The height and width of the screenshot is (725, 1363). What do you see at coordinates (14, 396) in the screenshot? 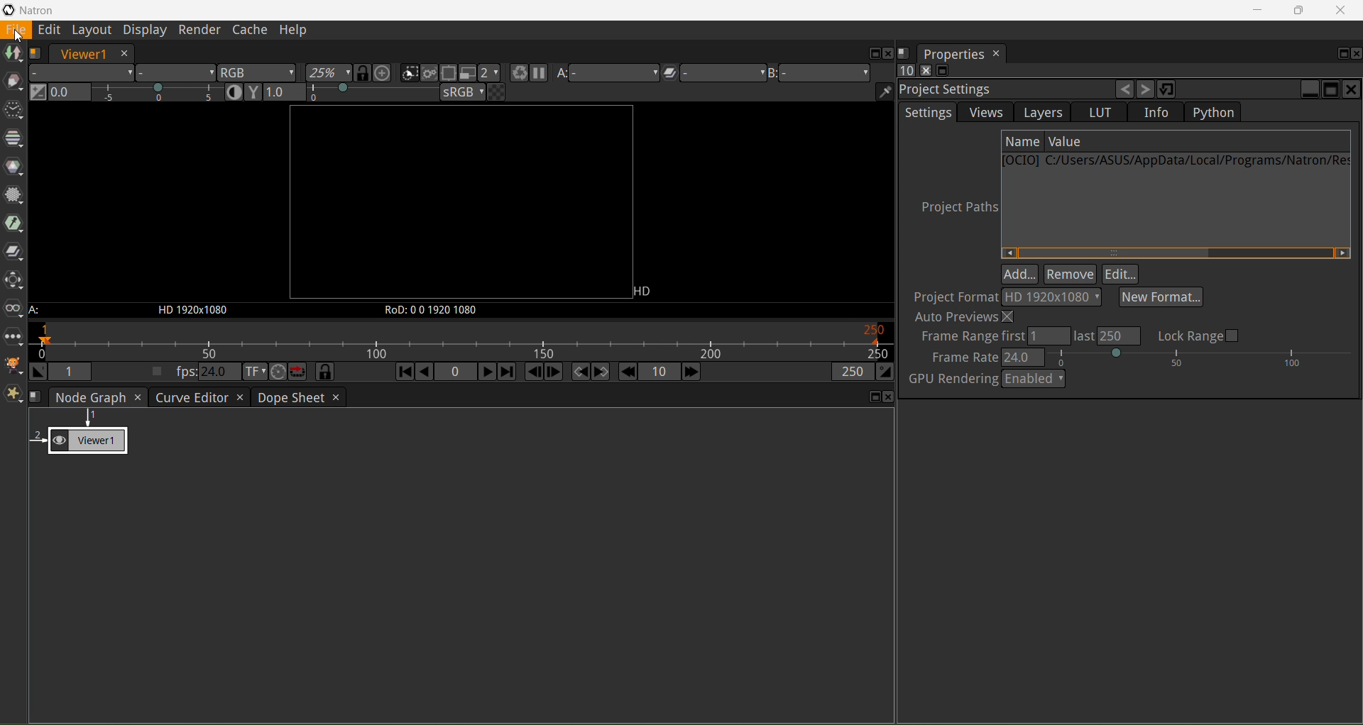
I see `Extra` at bounding box center [14, 396].